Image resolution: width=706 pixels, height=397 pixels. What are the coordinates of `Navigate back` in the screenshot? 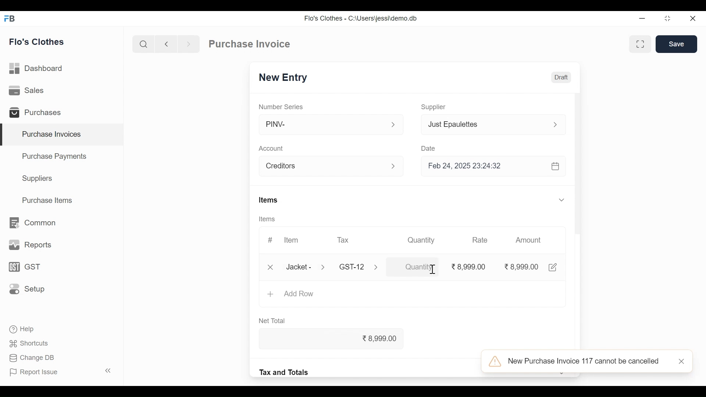 It's located at (165, 44).